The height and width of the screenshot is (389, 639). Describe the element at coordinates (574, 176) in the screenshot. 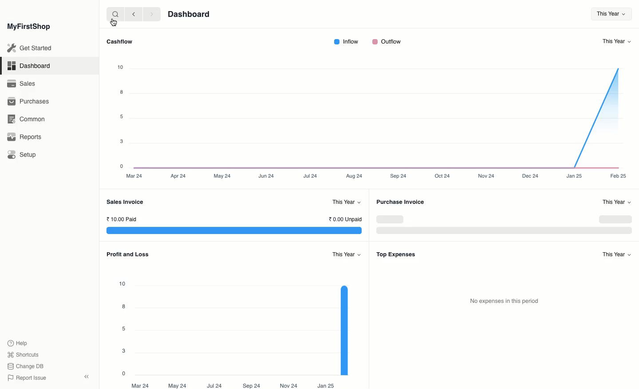

I see `Jan 25` at that location.